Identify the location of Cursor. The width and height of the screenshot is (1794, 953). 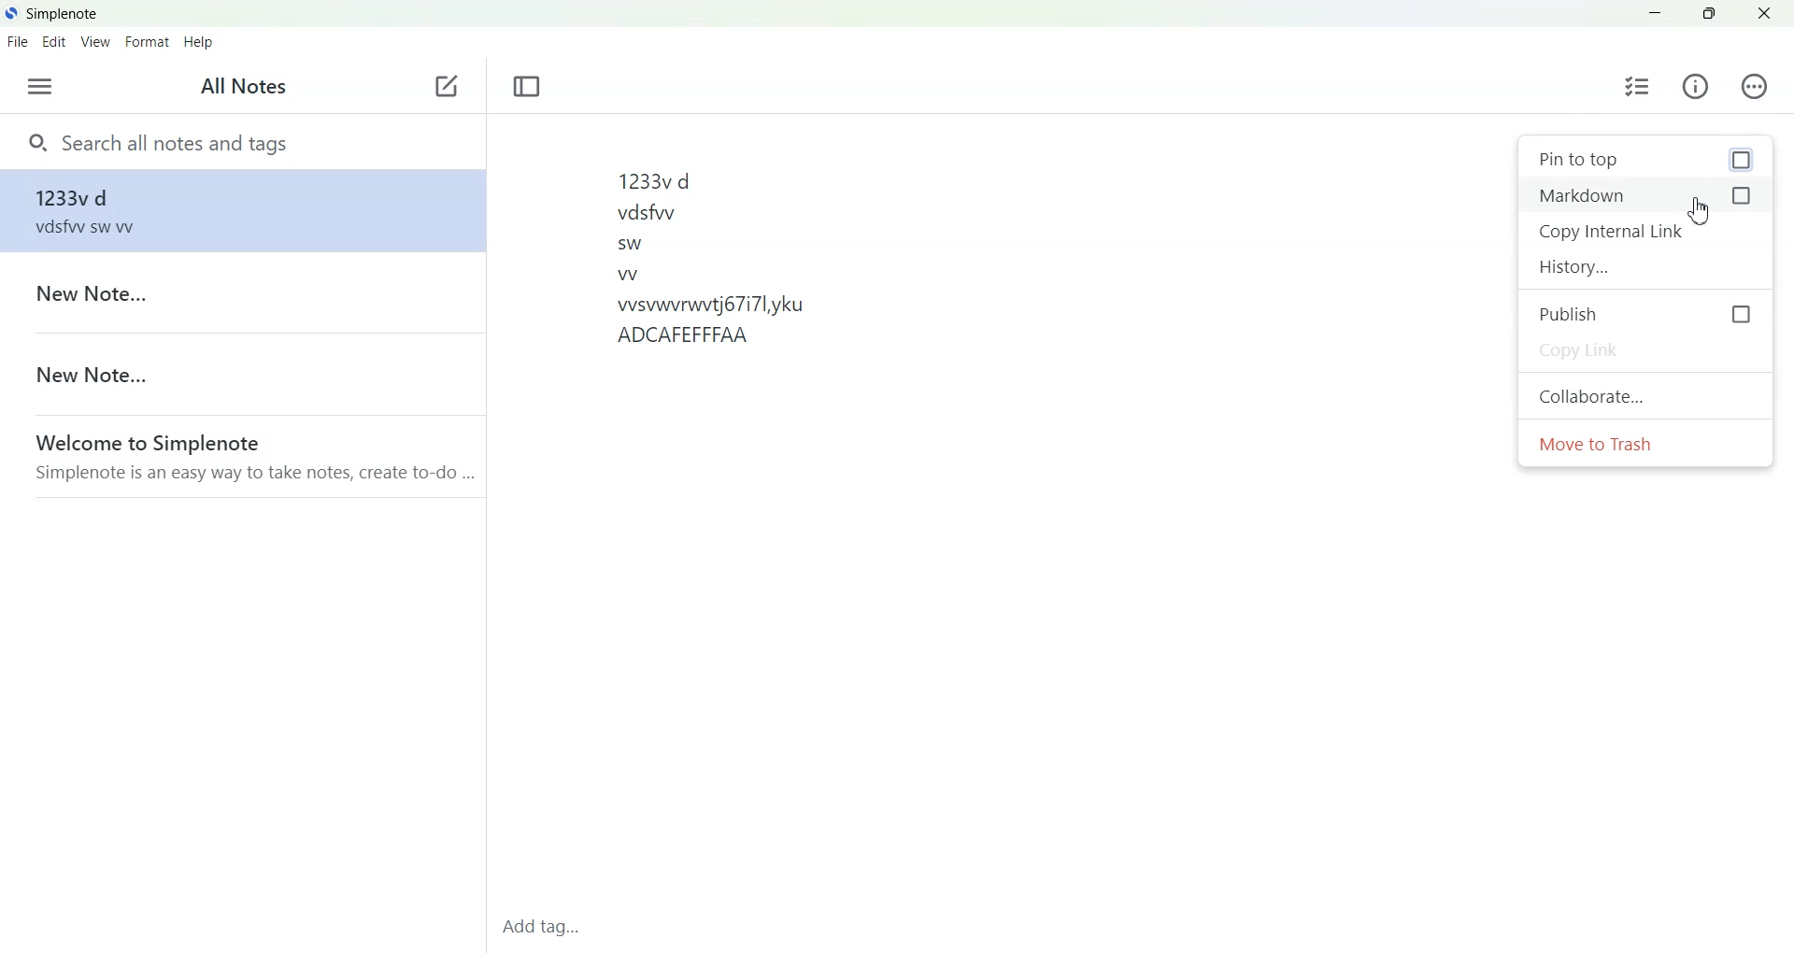
(1700, 211).